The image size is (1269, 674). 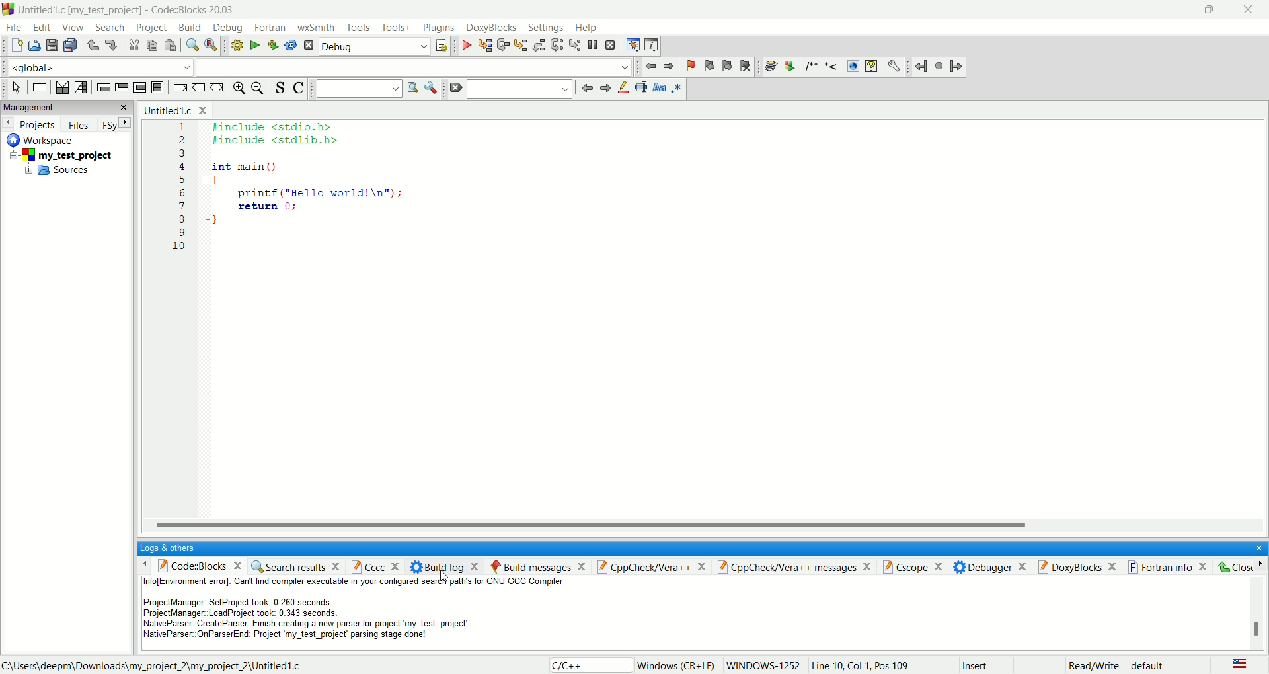 What do you see at coordinates (659, 87) in the screenshot?
I see `match case` at bounding box center [659, 87].